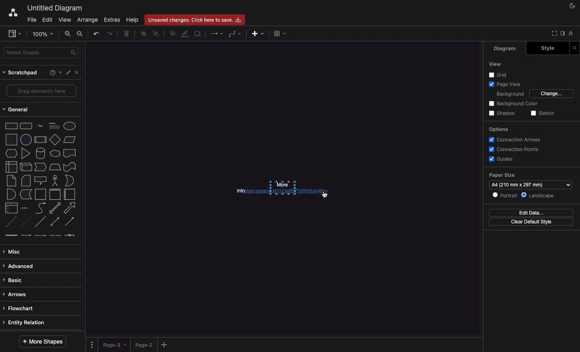 The height and width of the screenshot is (352, 580). What do you see at coordinates (41, 53) in the screenshot?
I see `Search shapes` at bounding box center [41, 53].